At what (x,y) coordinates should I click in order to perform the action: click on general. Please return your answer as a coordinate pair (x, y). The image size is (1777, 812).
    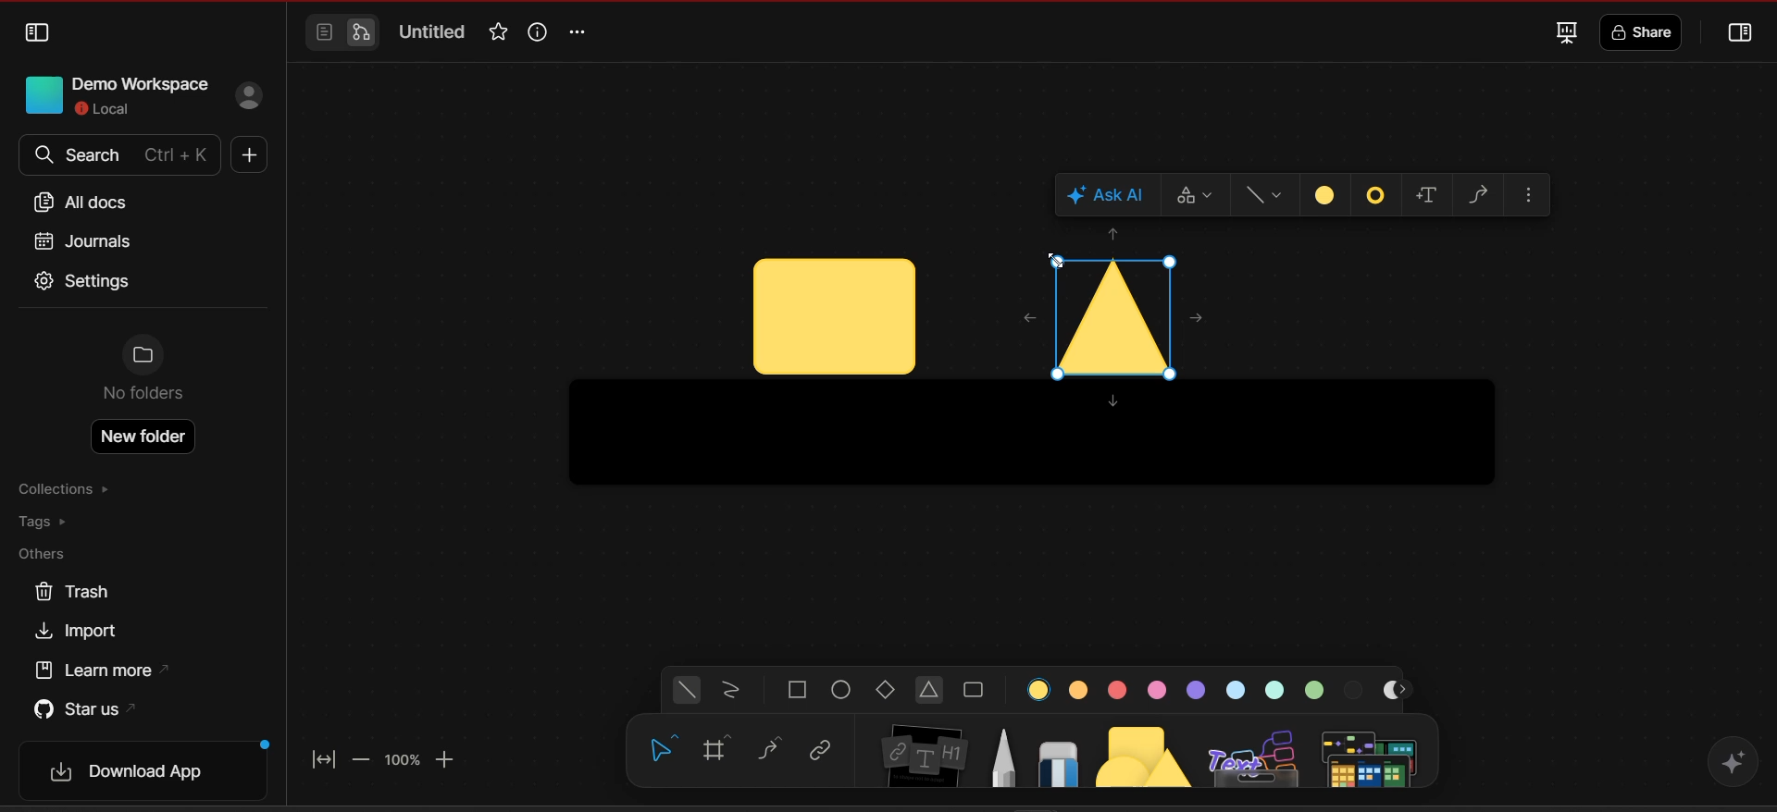
    Looking at the image, I should click on (688, 691).